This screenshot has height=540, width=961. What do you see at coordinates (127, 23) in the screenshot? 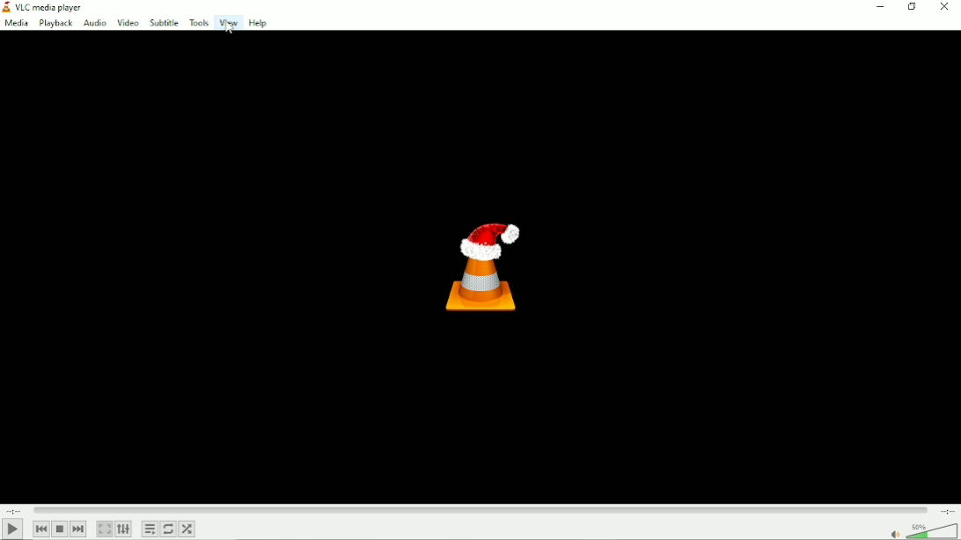
I see `Video` at bounding box center [127, 23].